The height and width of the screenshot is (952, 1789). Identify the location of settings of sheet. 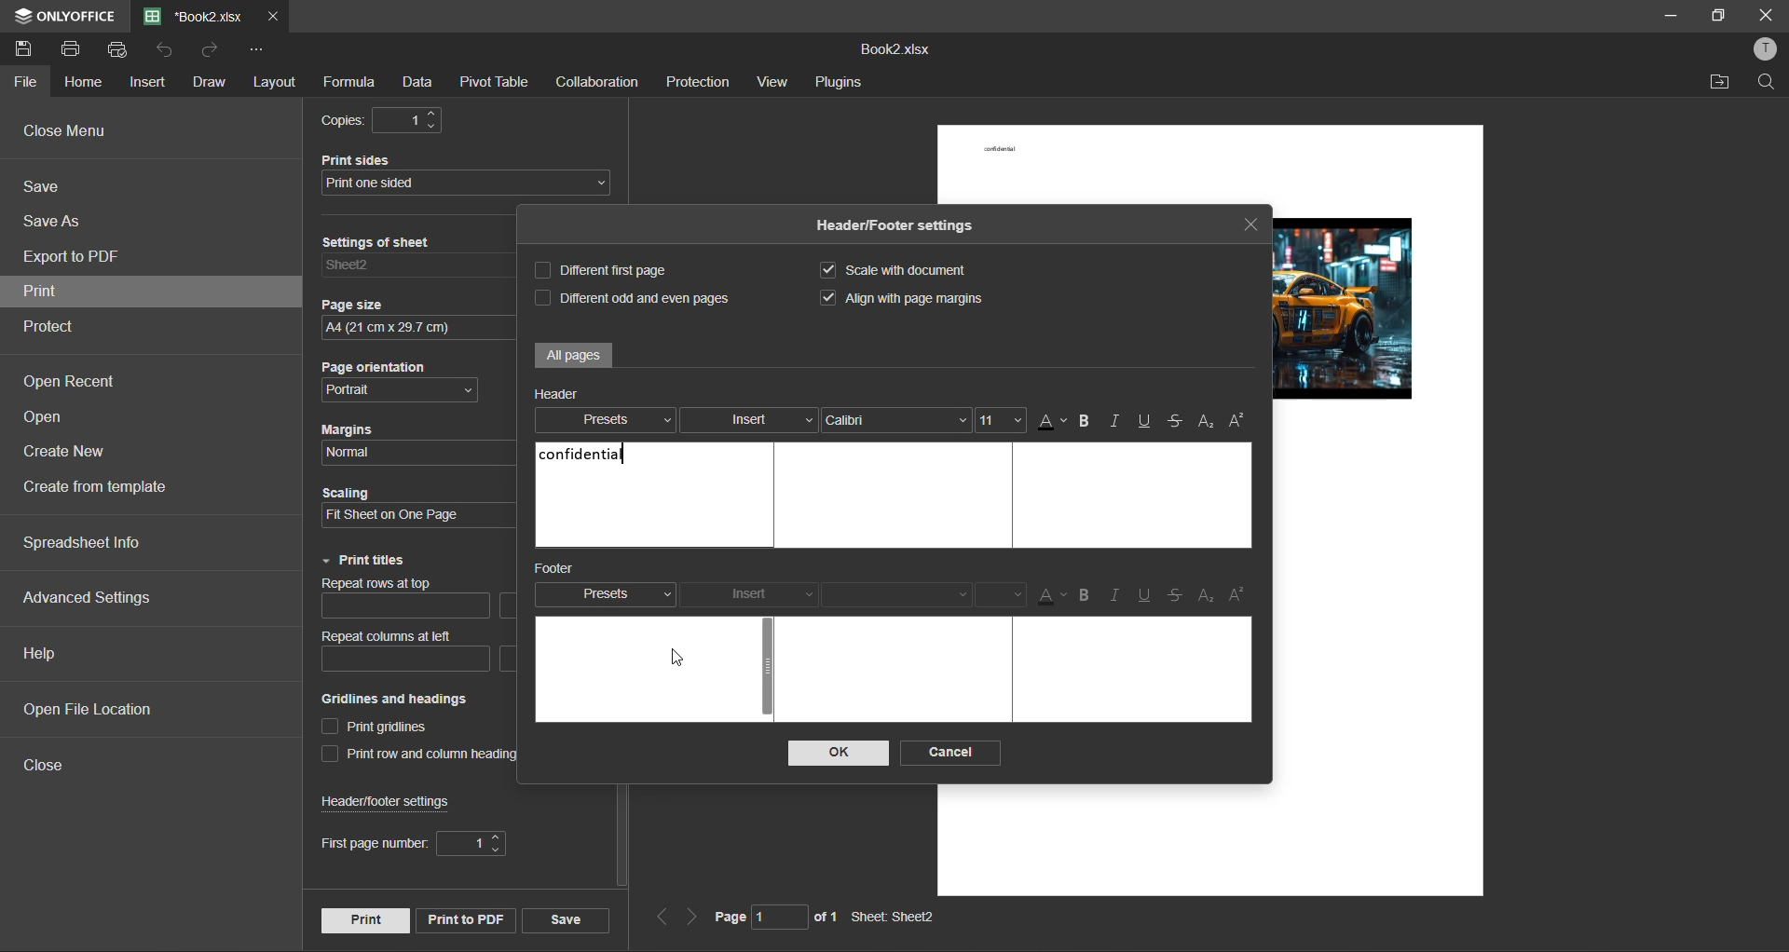
(417, 268).